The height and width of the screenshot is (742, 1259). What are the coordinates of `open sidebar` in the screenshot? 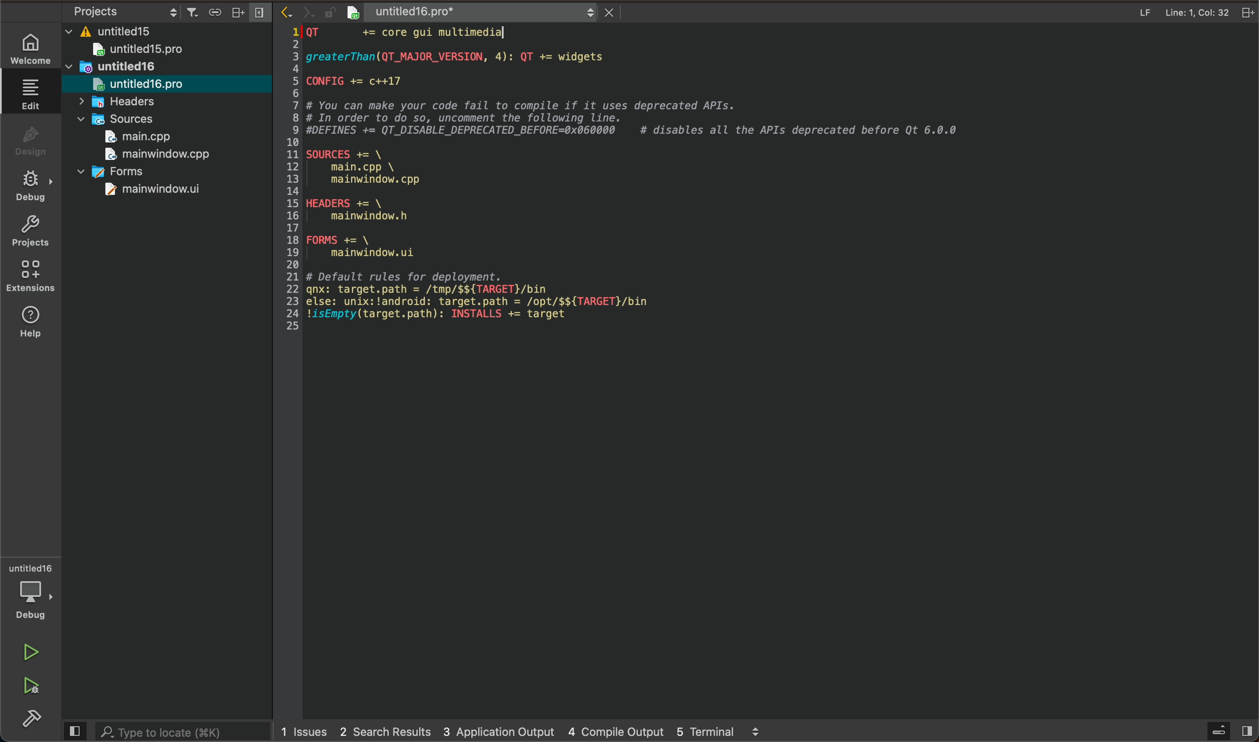 It's located at (1226, 731).